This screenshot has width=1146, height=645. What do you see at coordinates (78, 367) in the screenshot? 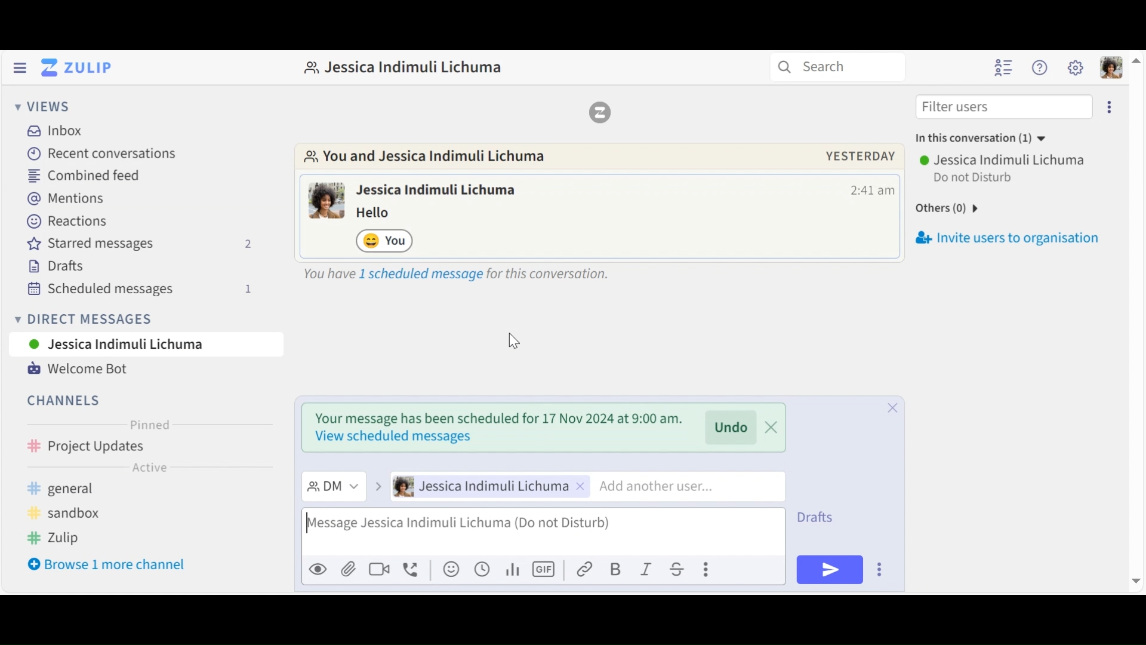
I see `Welcome Bot` at bounding box center [78, 367].